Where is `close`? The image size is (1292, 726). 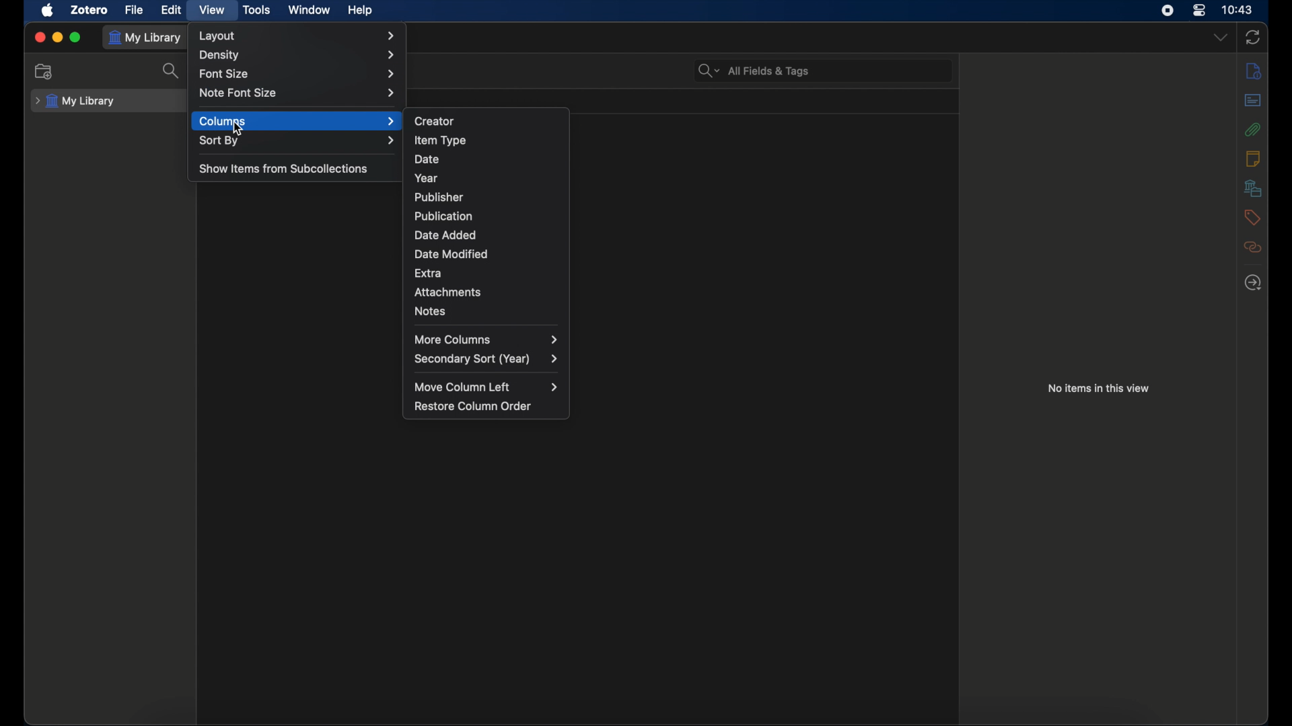 close is located at coordinates (40, 36).